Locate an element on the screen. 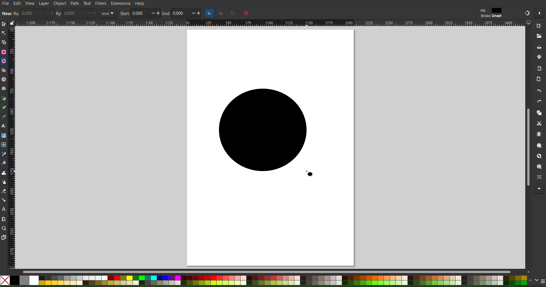 The height and width of the screenshot is (287, 546). Help is located at coordinates (140, 3).